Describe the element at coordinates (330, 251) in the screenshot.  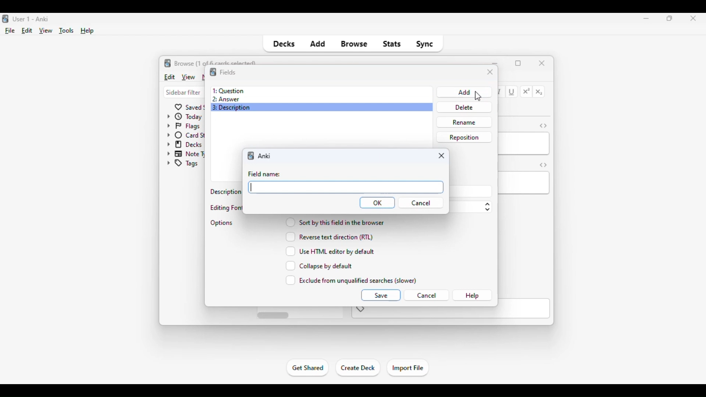
I see `use HTML editor by default` at that location.